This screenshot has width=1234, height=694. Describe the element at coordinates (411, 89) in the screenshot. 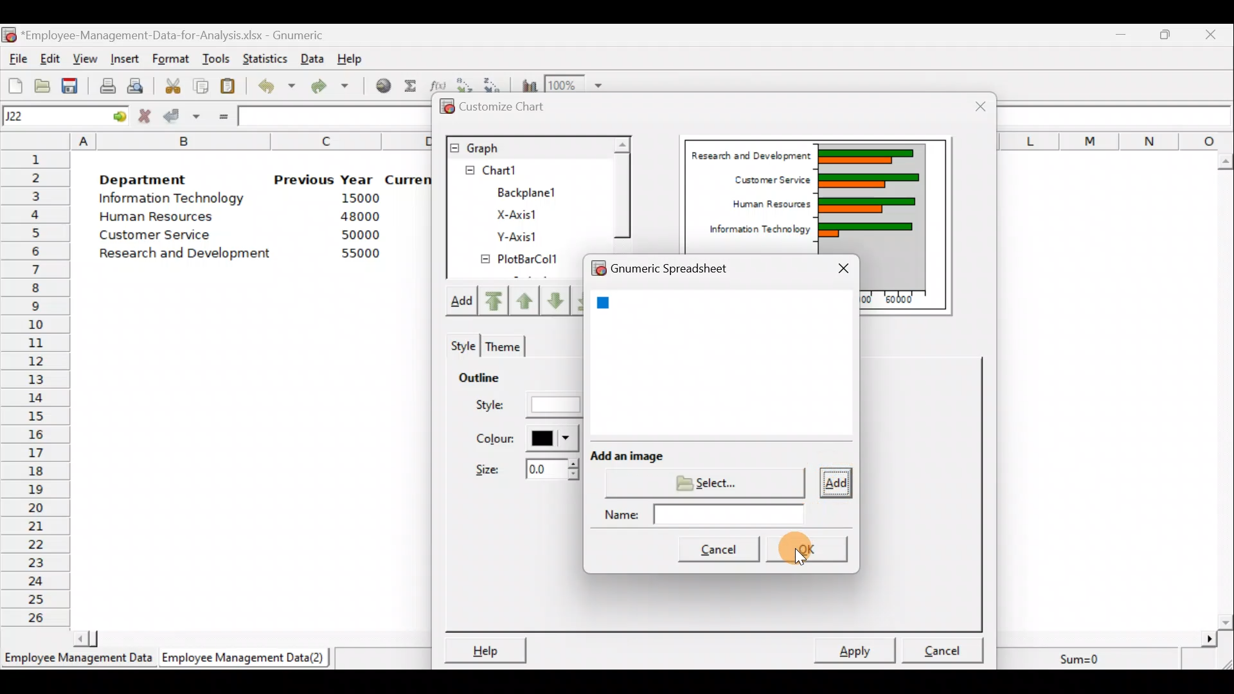

I see `Sum into the current cell` at that location.